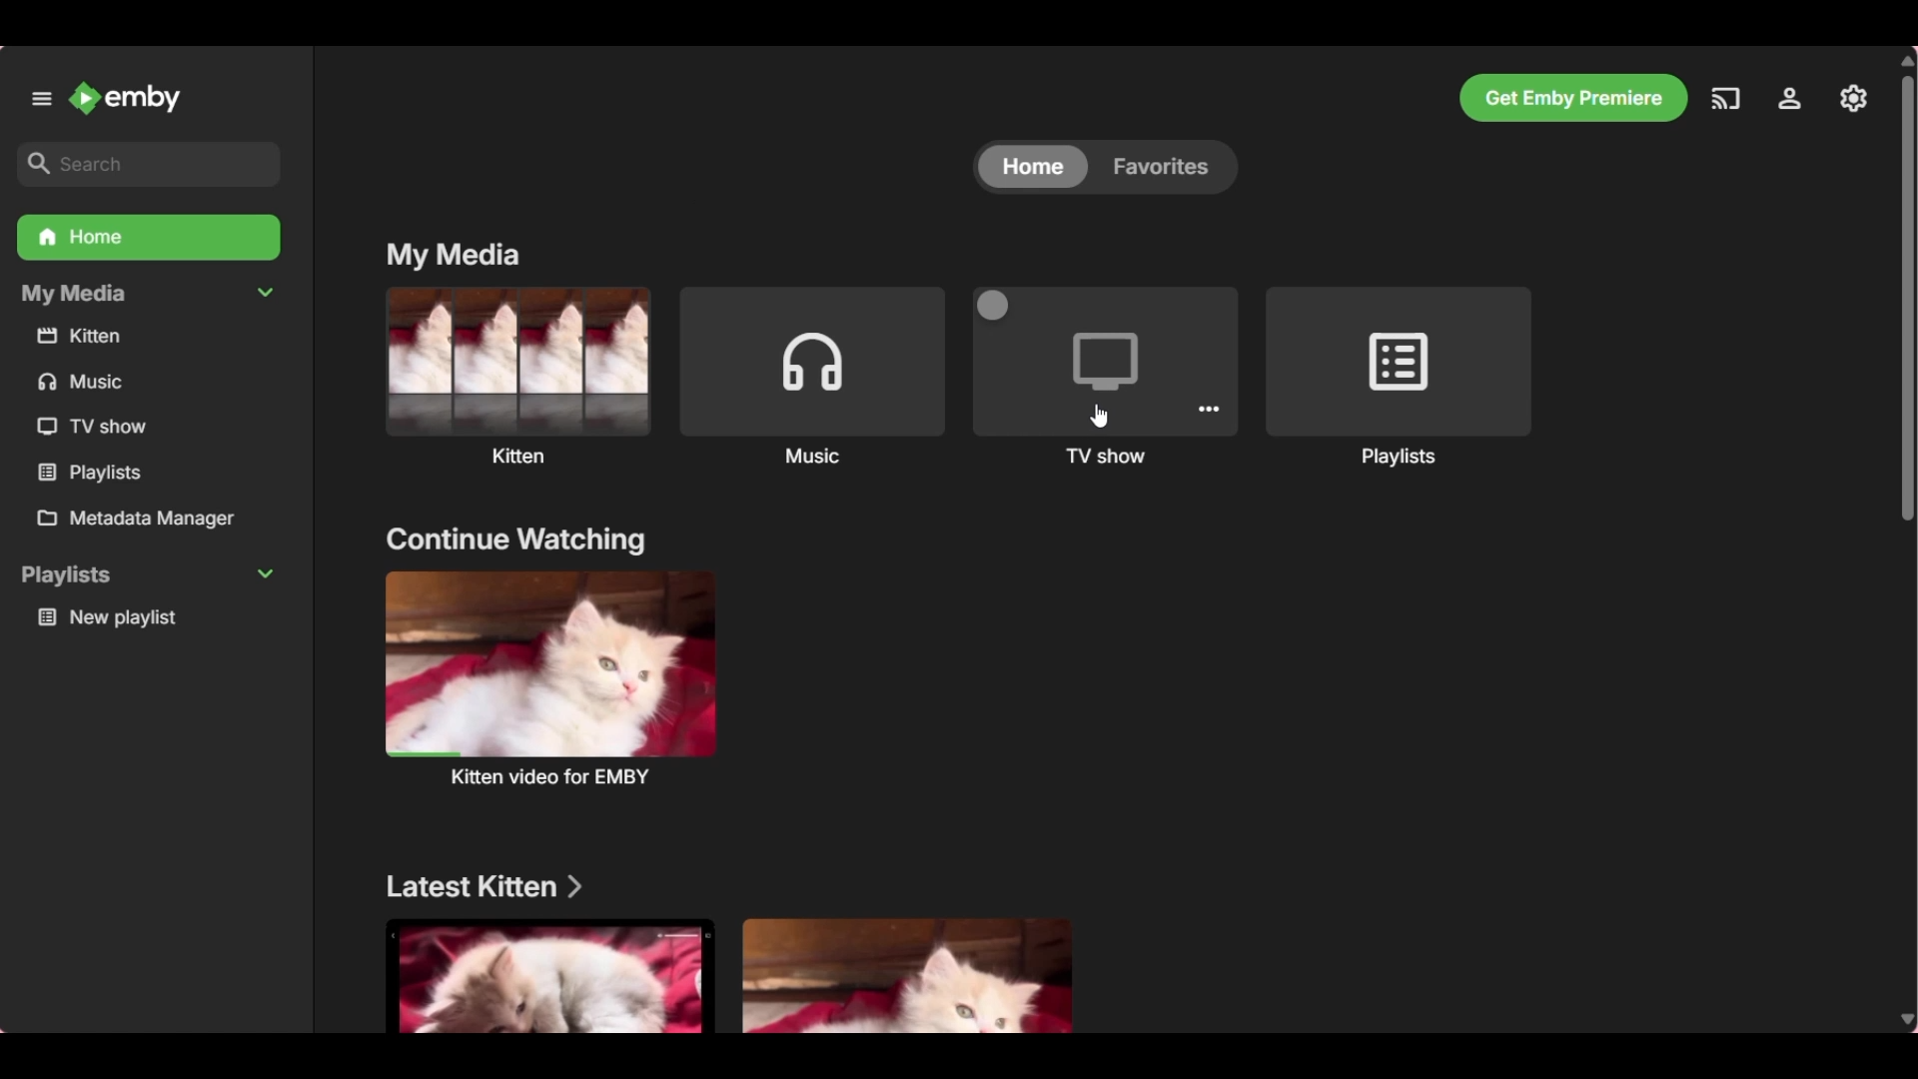 The image size is (1918, 1079). What do you see at coordinates (1574, 98) in the screenshot?
I see `Get Emby premiere` at bounding box center [1574, 98].